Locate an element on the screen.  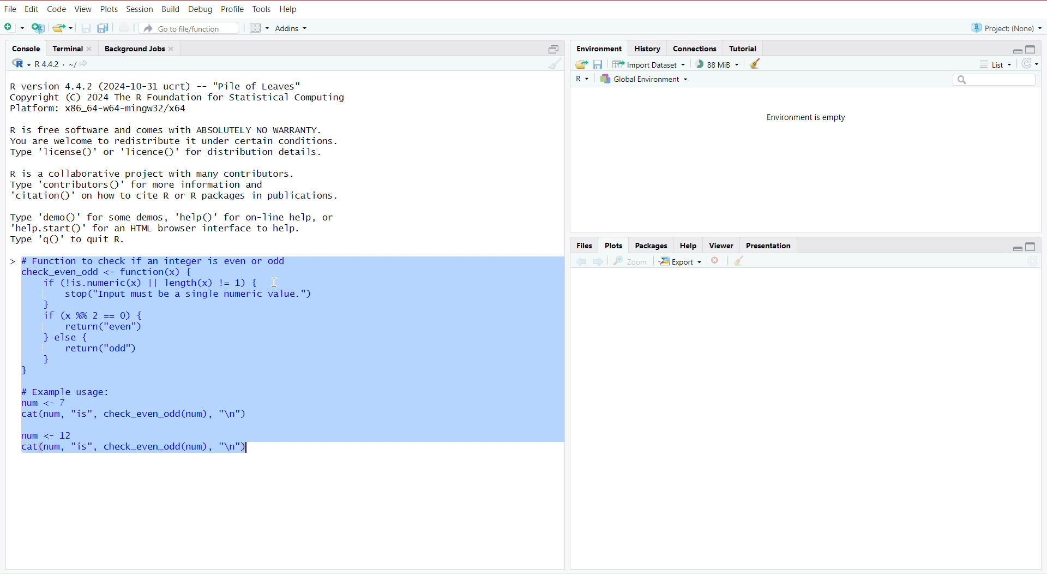
presentation is located at coordinates (771, 246).